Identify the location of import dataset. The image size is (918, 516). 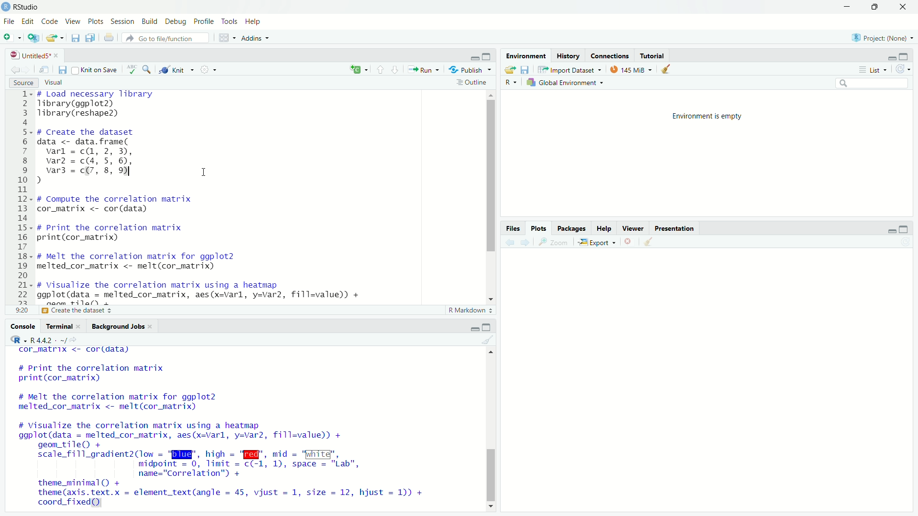
(570, 70).